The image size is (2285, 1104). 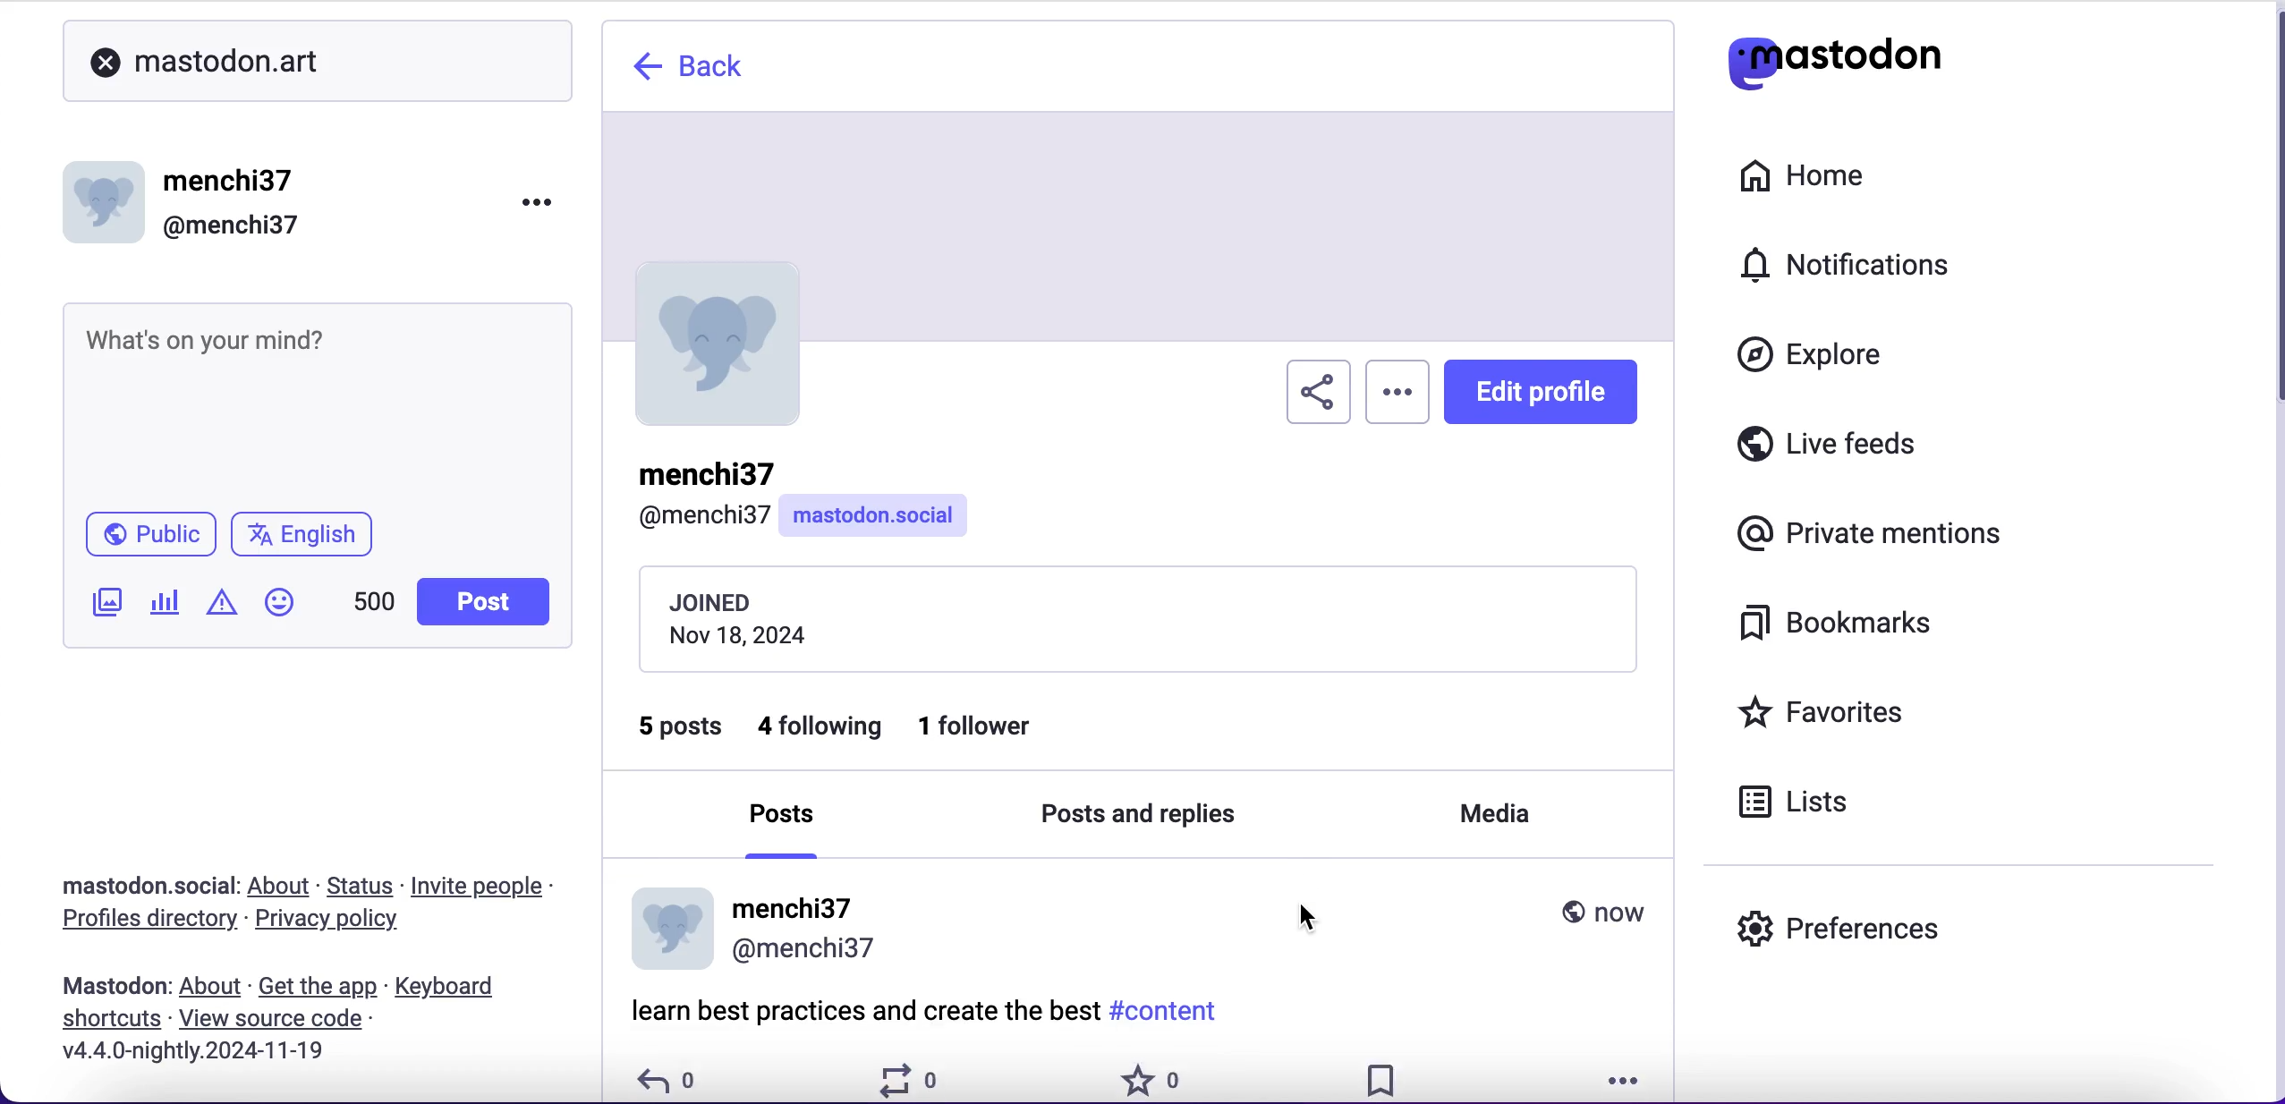 I want to click on  1 followe, so click(x=998, y=733).